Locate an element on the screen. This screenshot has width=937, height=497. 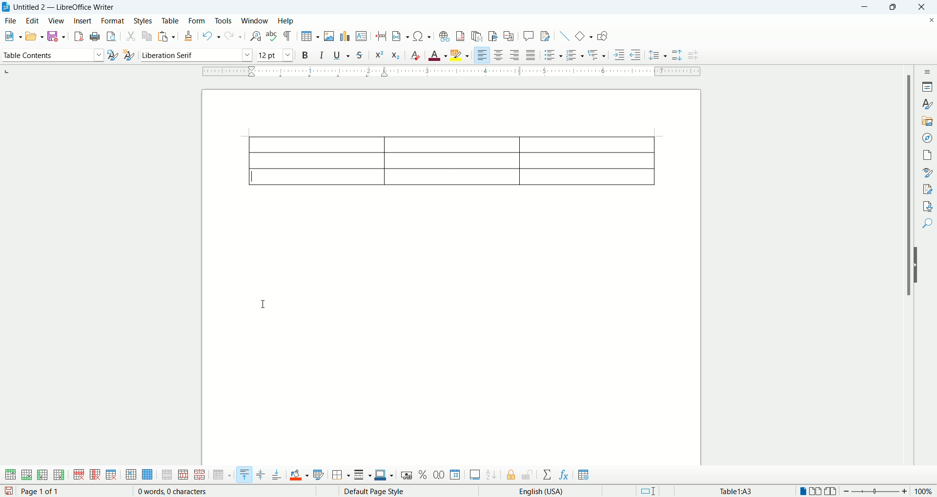
manage changes is located at coordinates (926, 190).